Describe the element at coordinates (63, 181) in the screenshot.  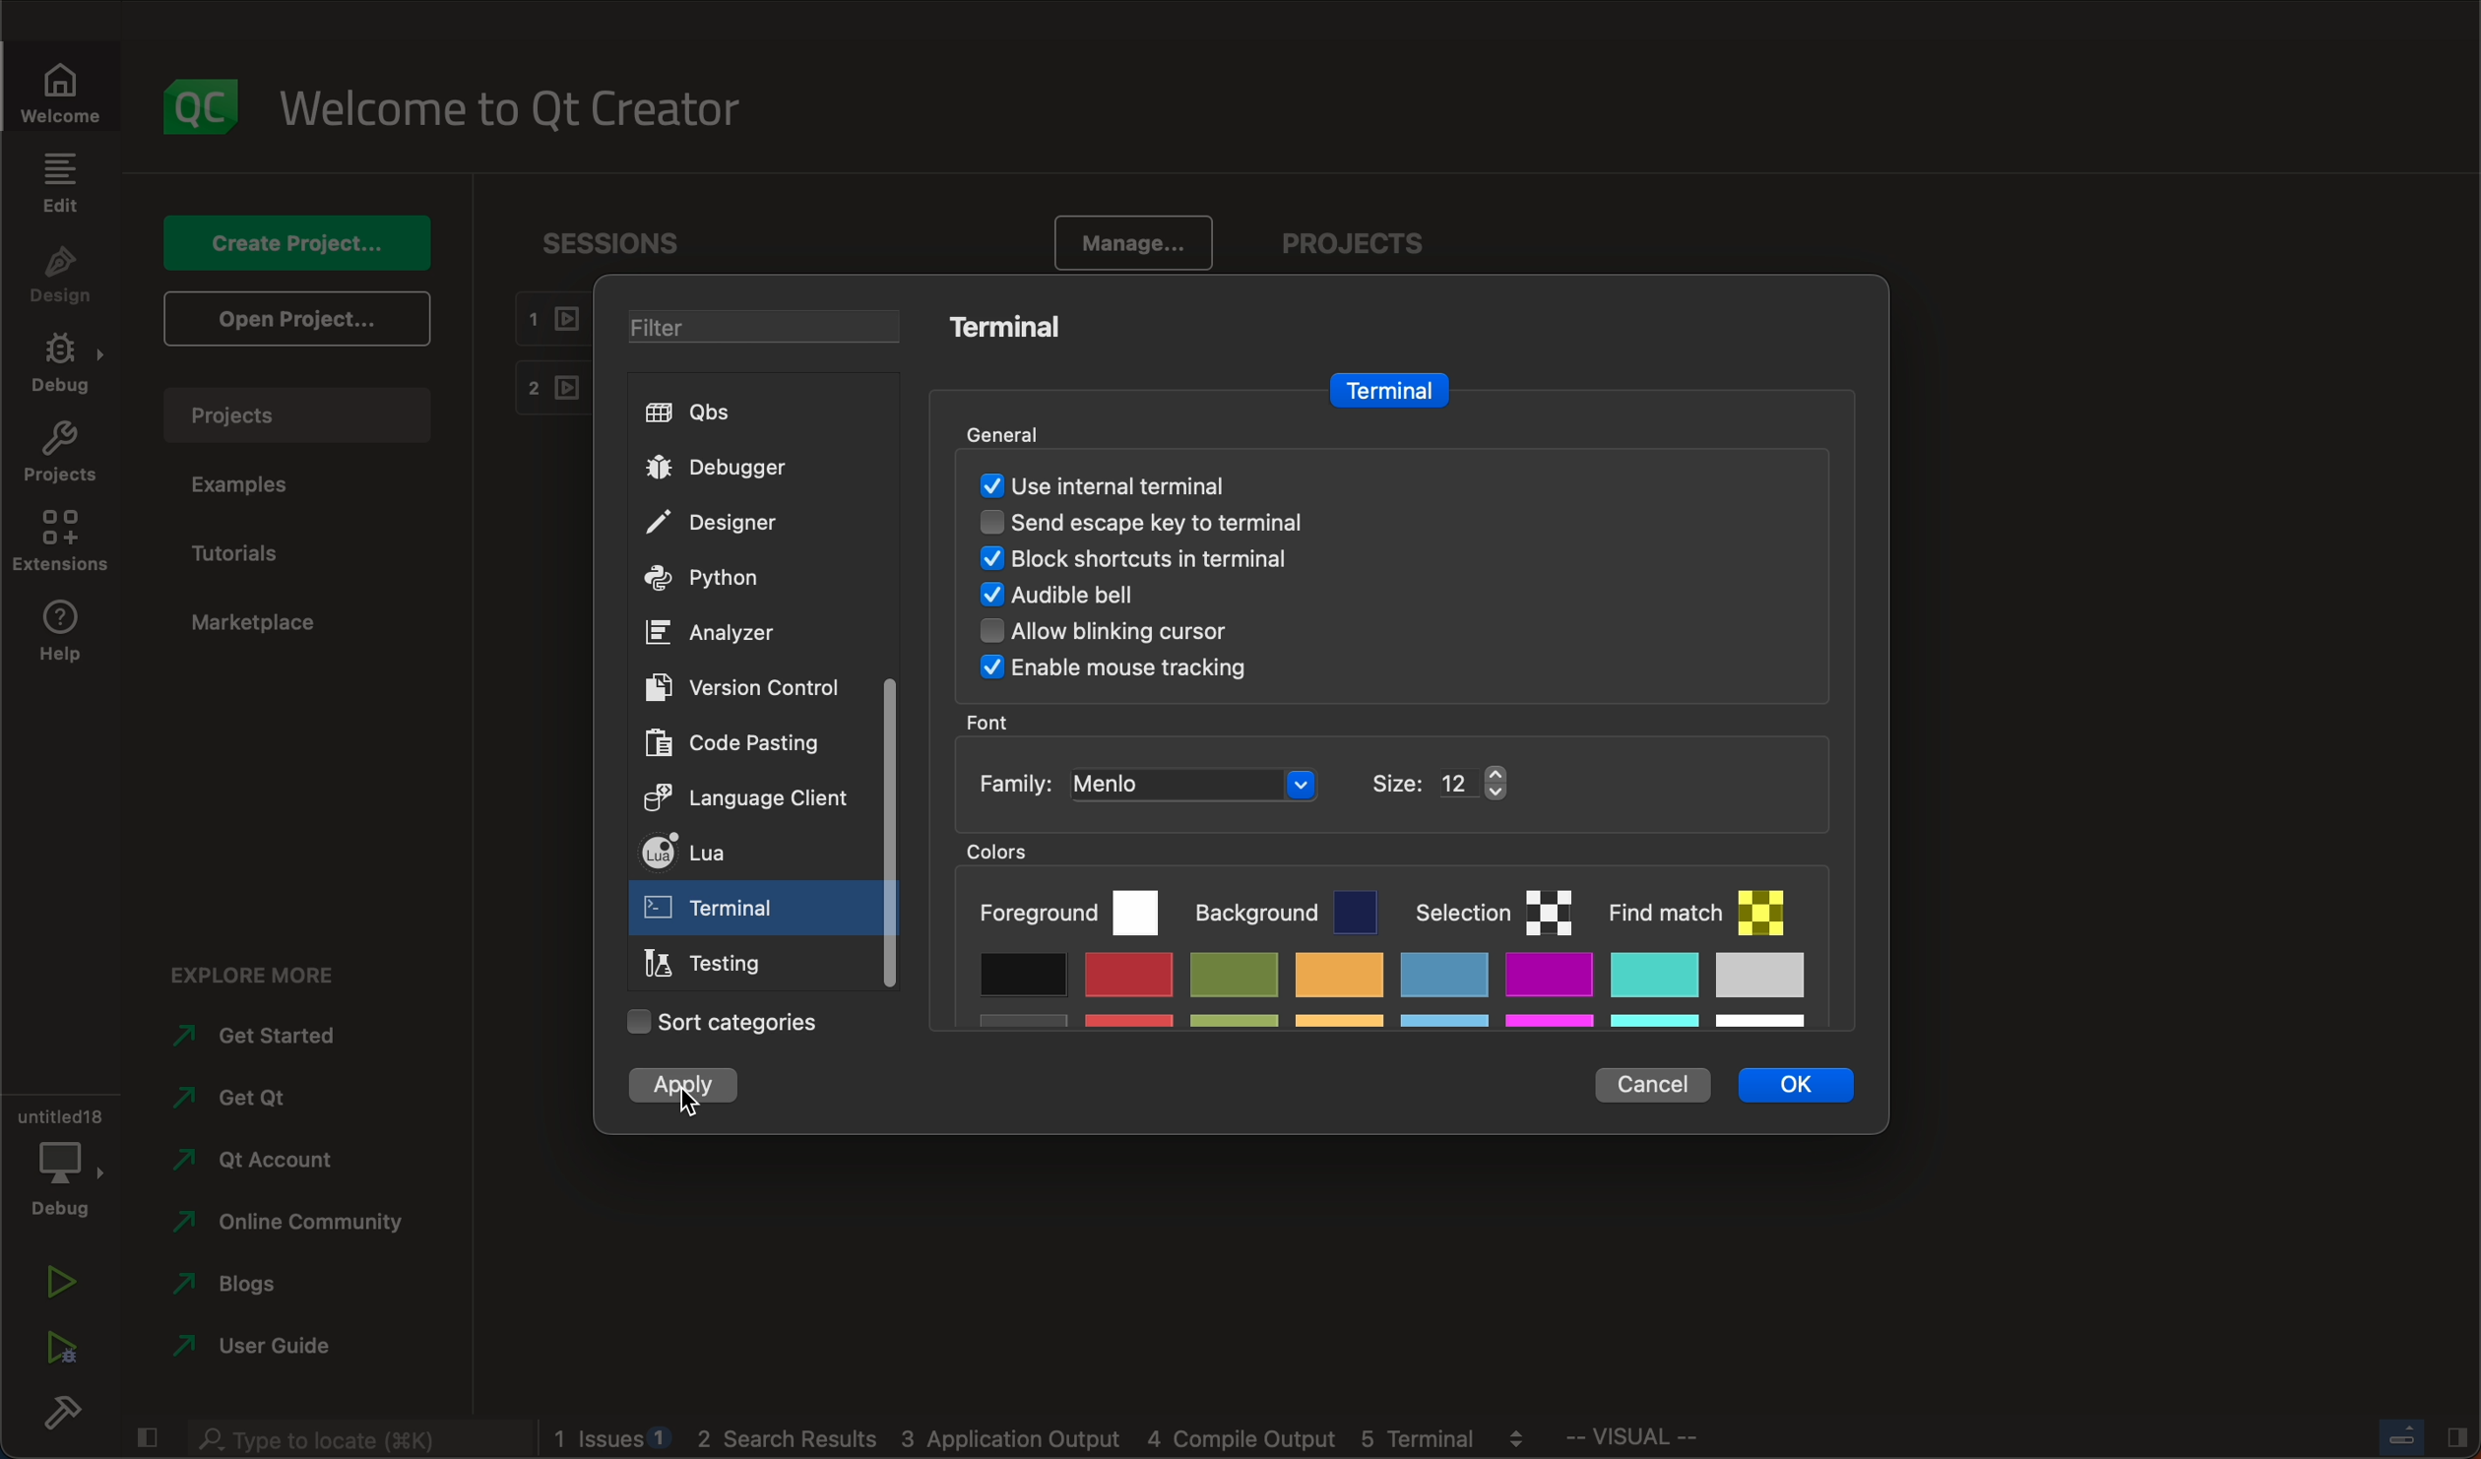
I see `edit` at that location.